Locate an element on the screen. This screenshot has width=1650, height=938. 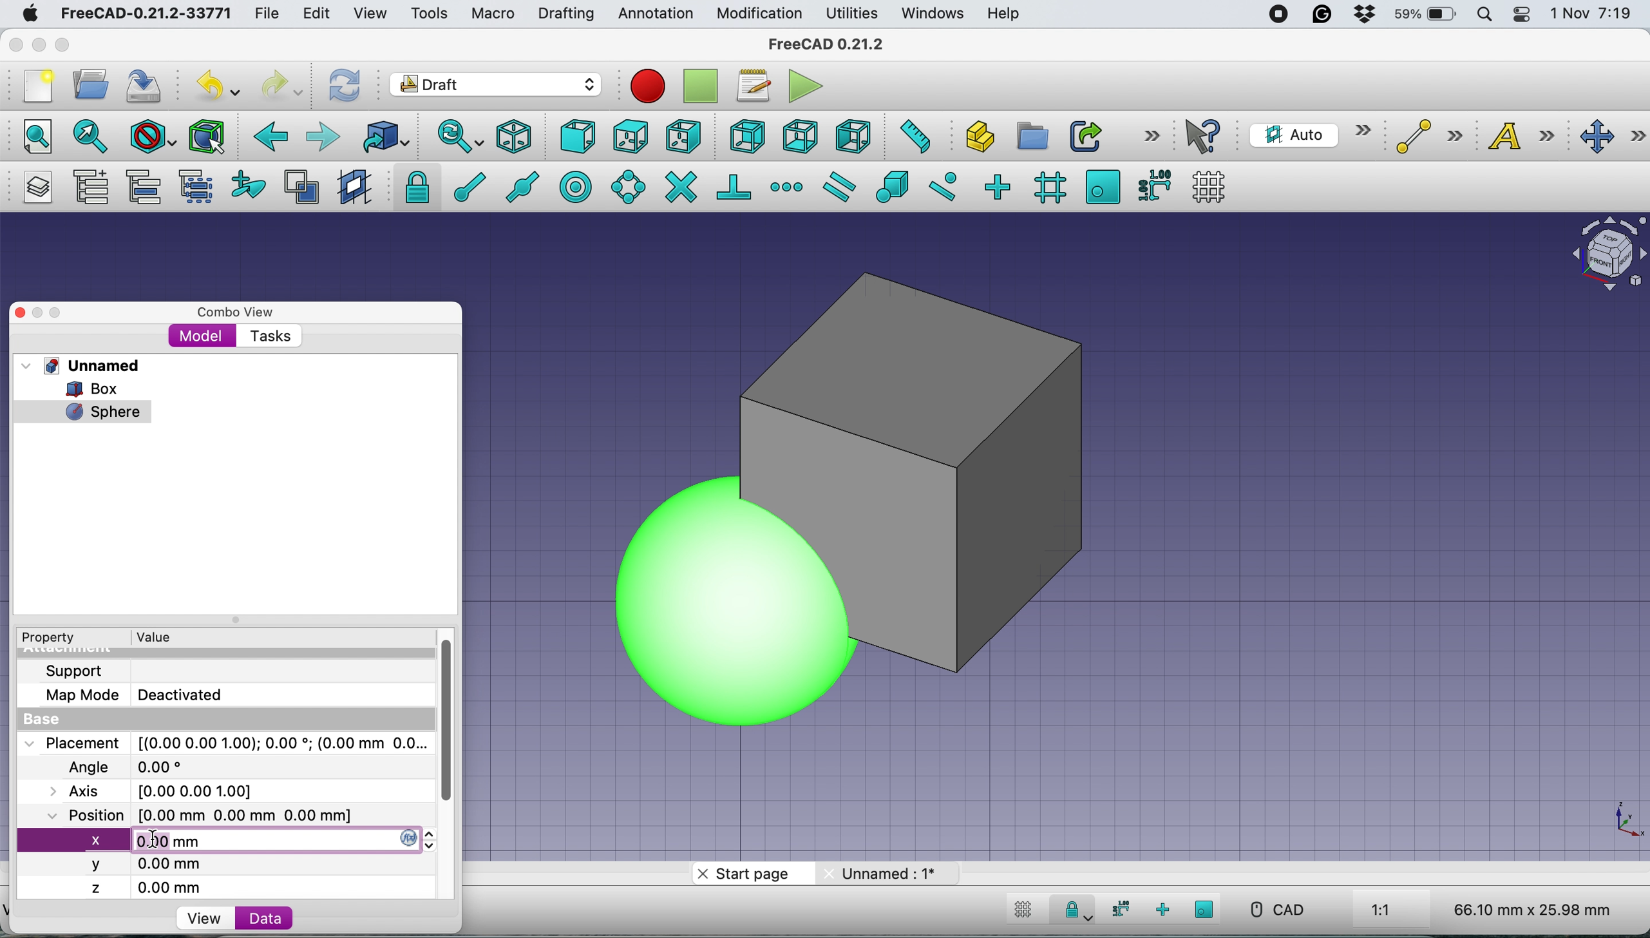
line is located at coordinates (1425, 137).